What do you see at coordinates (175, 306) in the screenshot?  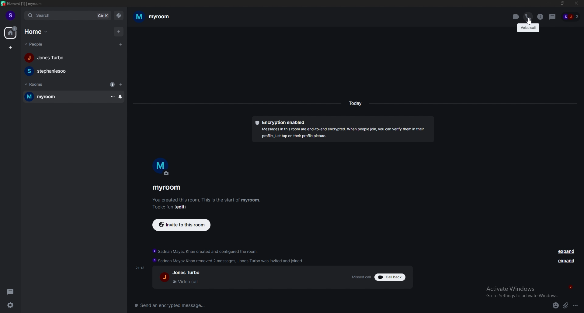 I see `send an encrypted message` at bounding box center [175, 306].